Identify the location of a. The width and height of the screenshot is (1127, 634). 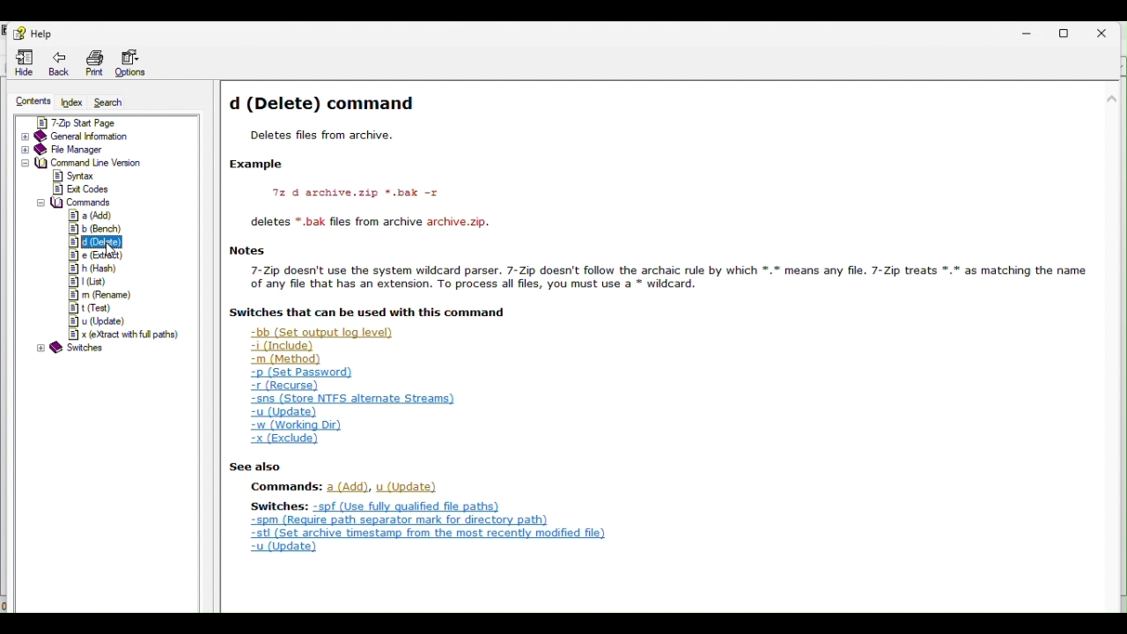
(98, 216).